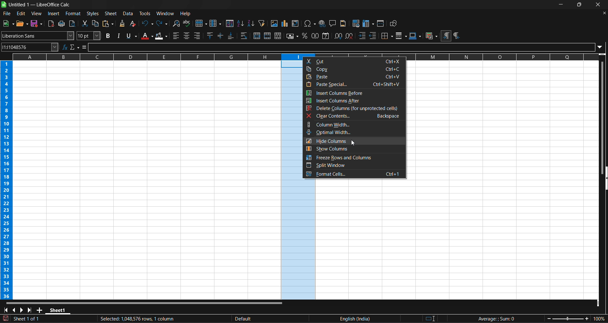 The image size is (608, 323). Describe the element at coordinates (354, 69) in the screenshot. I see `copy` at that location.